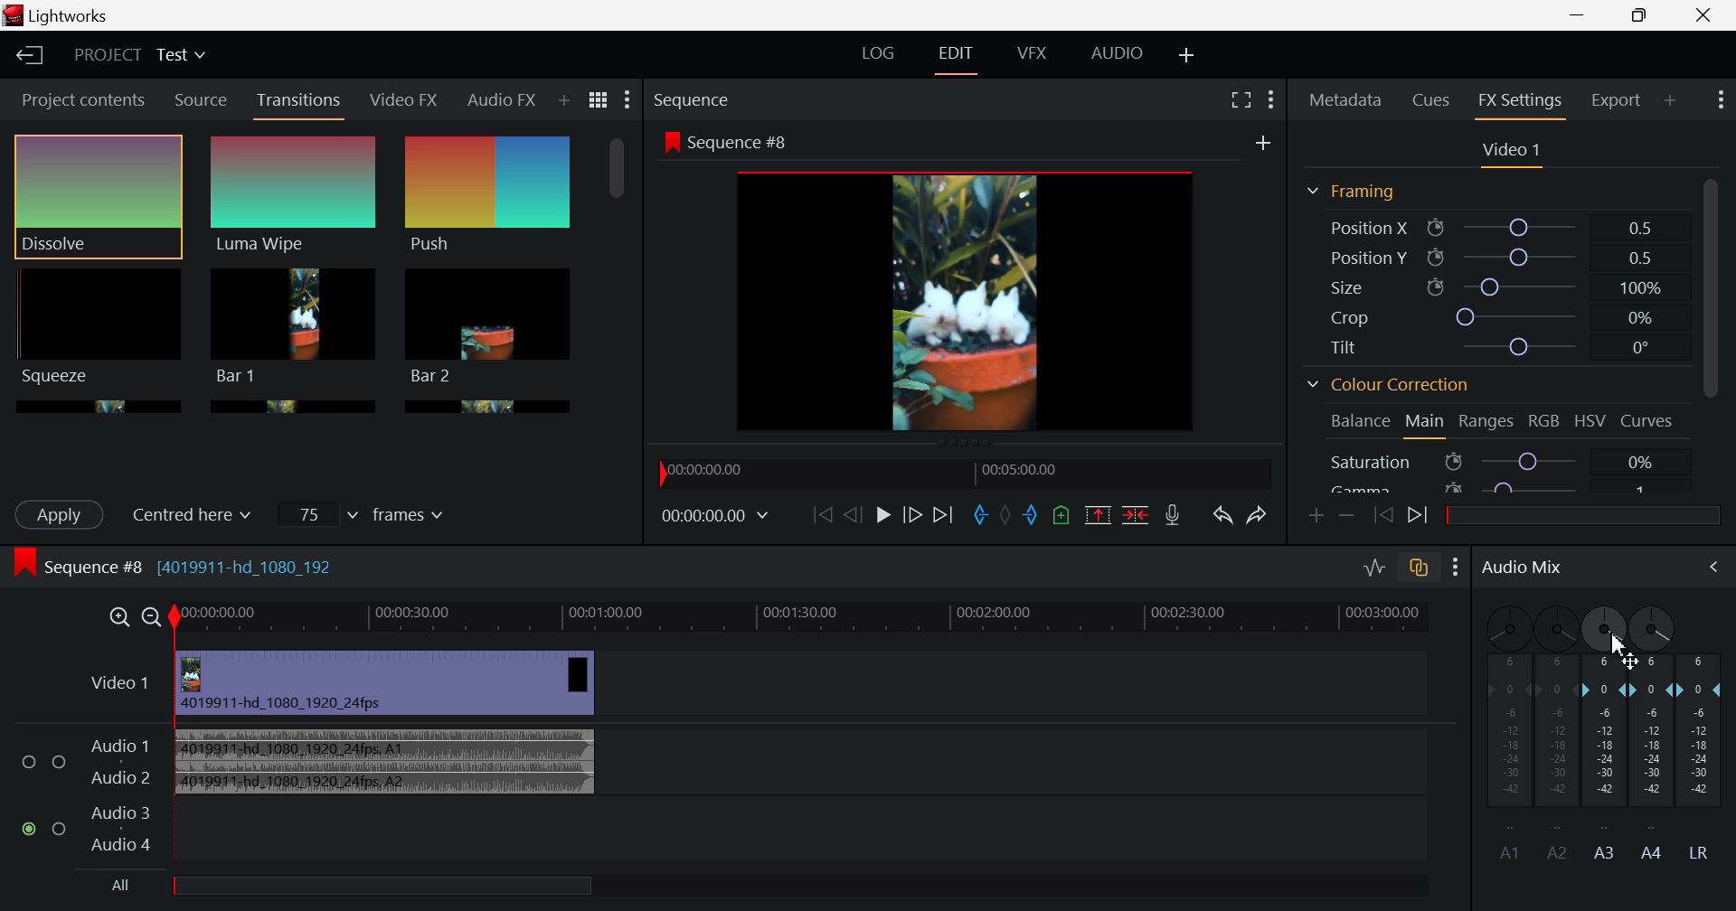 The height and width of the screenshot is (911, 1736). What do you see at coordinates (365, 513) in the screenshot?
I see `Frames Input` at bounding box center [365, 513].